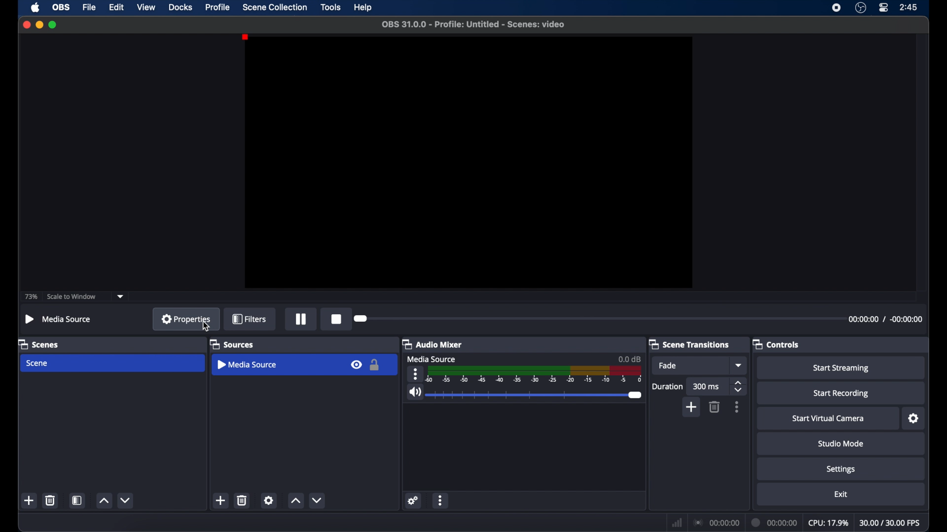 The image size is (947, 532). What do you see at coordinates (146, 7) in the screenshot?
I see `view` at bounding box center [146, 7].